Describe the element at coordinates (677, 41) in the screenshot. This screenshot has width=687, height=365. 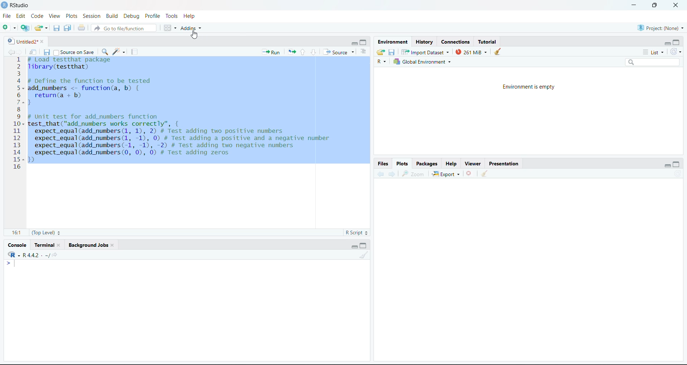
I see `maximize` at that location.